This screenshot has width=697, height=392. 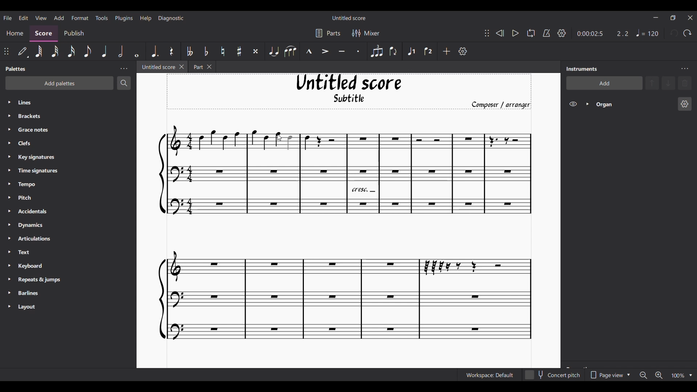 What do you see at coordinates (182, 66) in the screenshot?
I see `Close current tab` at bounding box center [182, 66].